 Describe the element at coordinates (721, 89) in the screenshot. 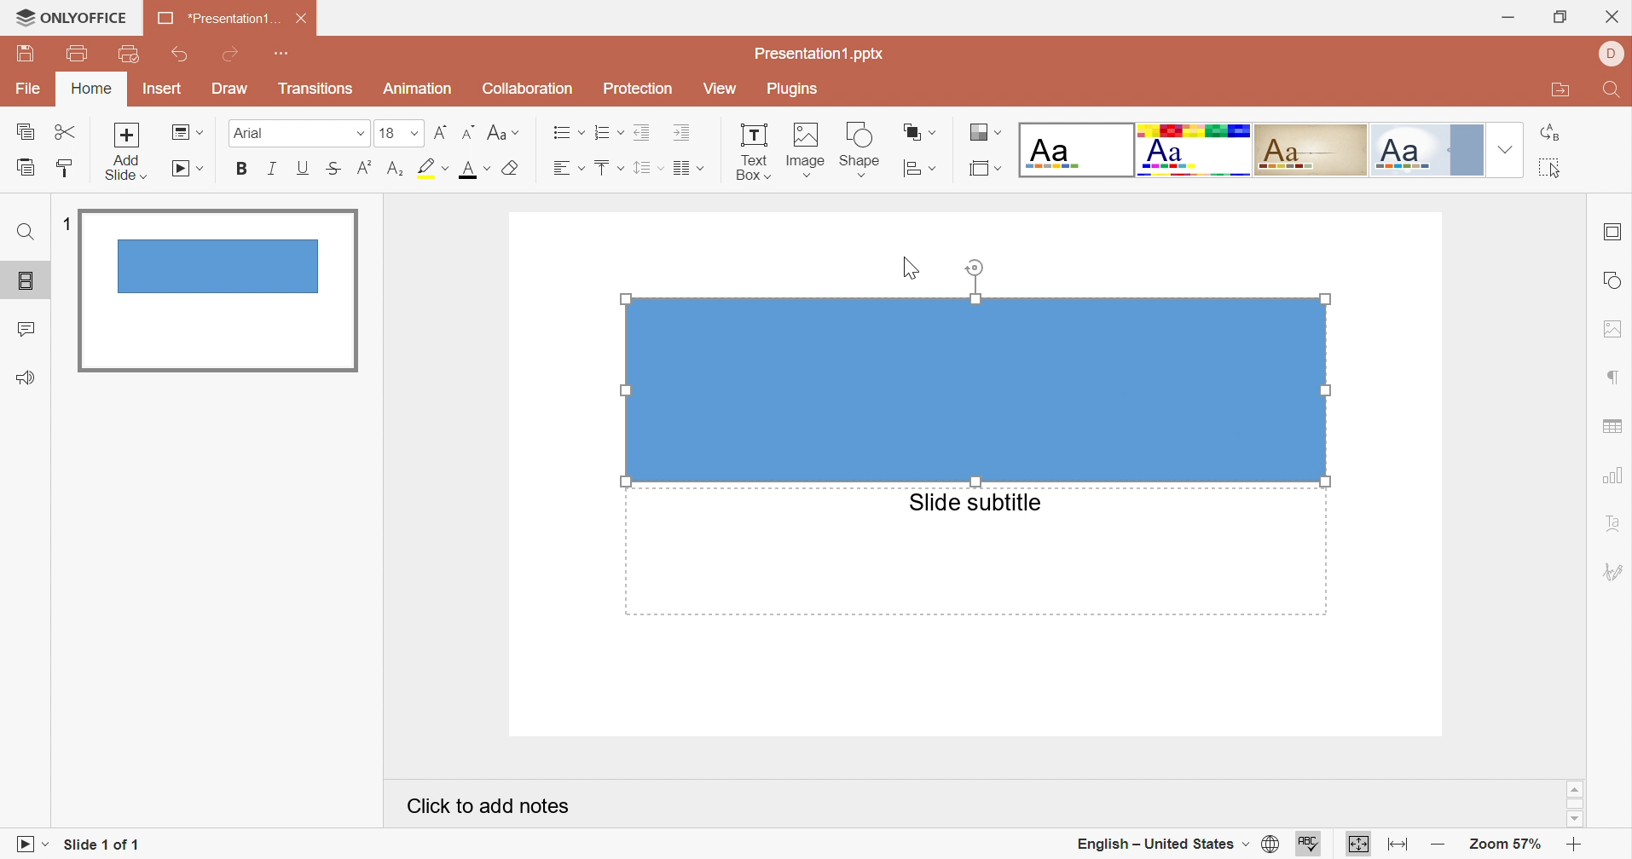

I see `View` at that location.